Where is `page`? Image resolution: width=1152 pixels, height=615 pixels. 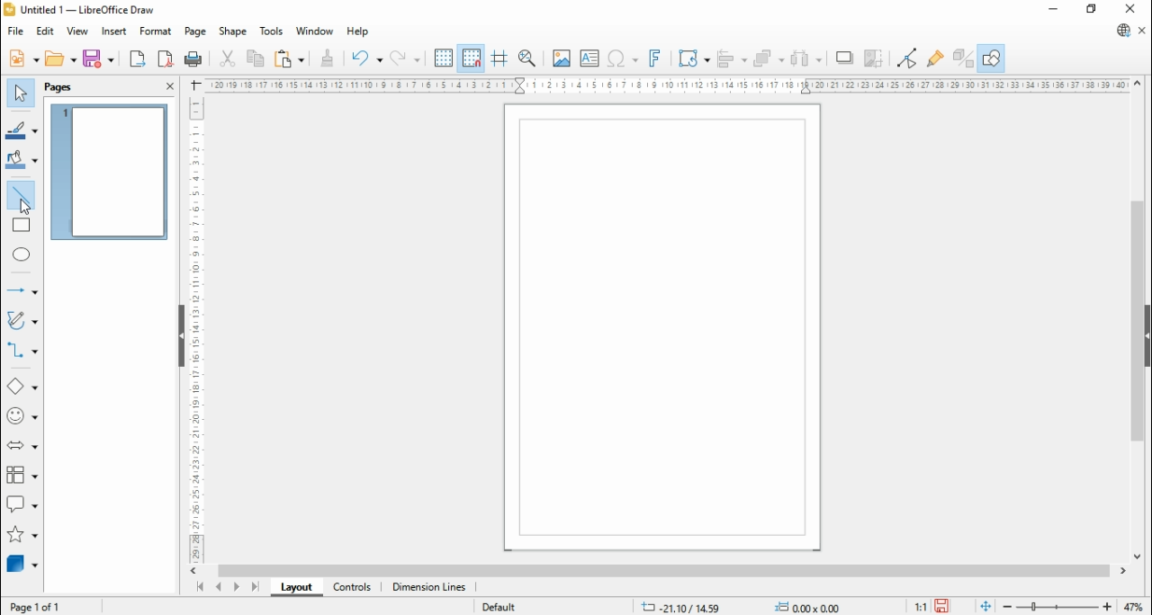 page is located at coordinates (193, 31).